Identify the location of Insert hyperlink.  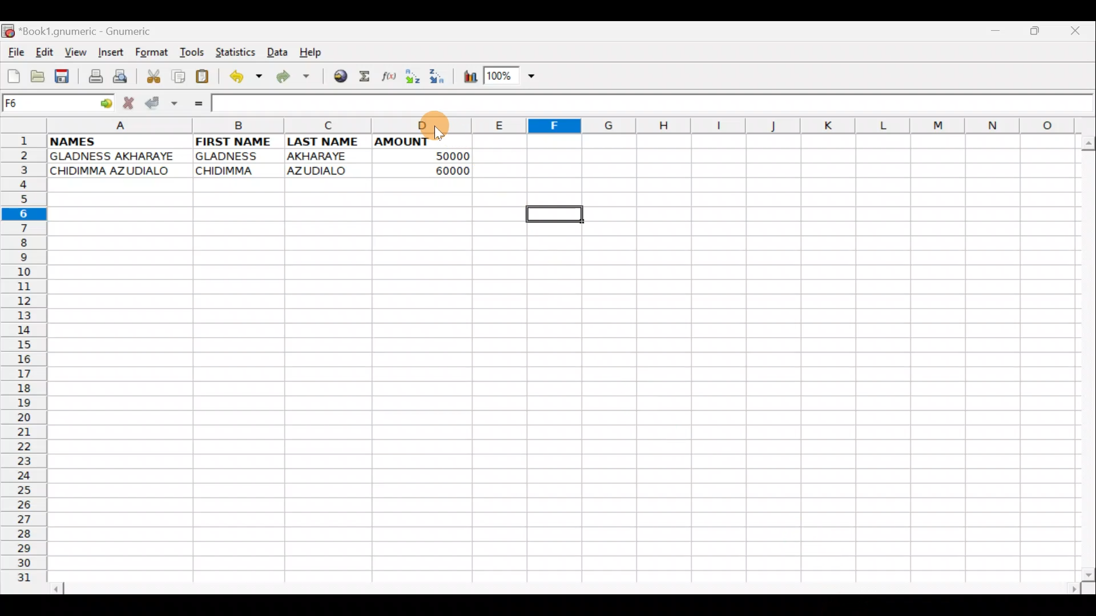
(336, 77).